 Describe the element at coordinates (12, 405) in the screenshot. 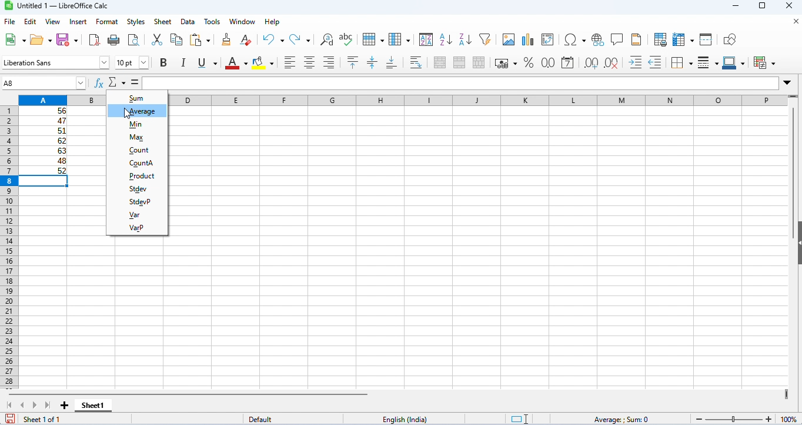

I see `first sheet` at that location.